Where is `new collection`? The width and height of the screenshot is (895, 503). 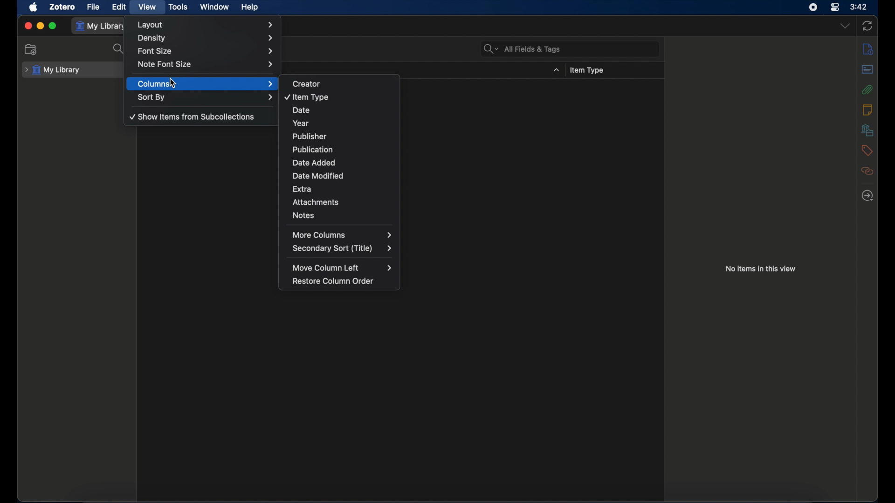 new collection is located at coordinates (32, 50).